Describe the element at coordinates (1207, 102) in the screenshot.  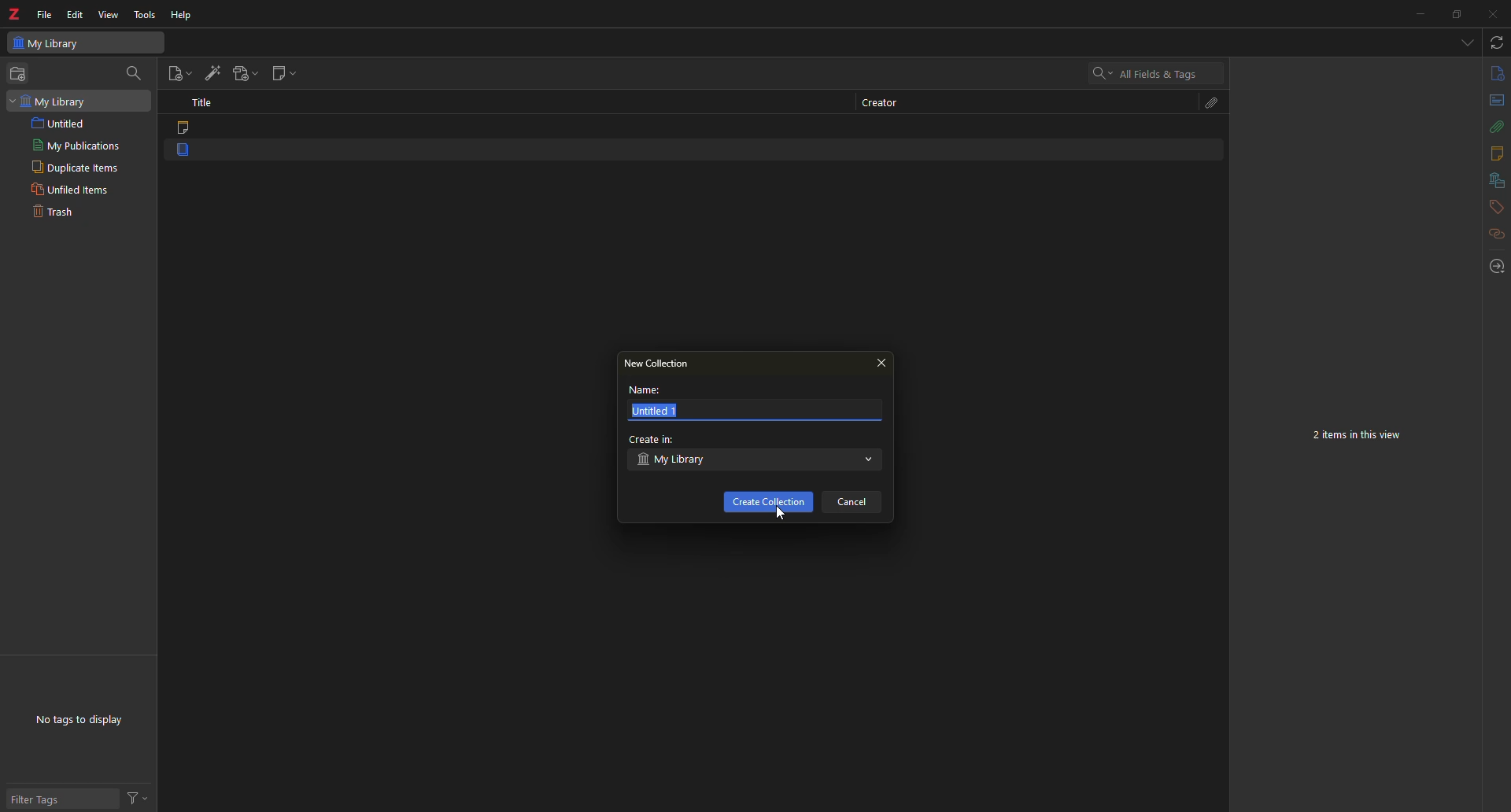
I see `attach` at that location.